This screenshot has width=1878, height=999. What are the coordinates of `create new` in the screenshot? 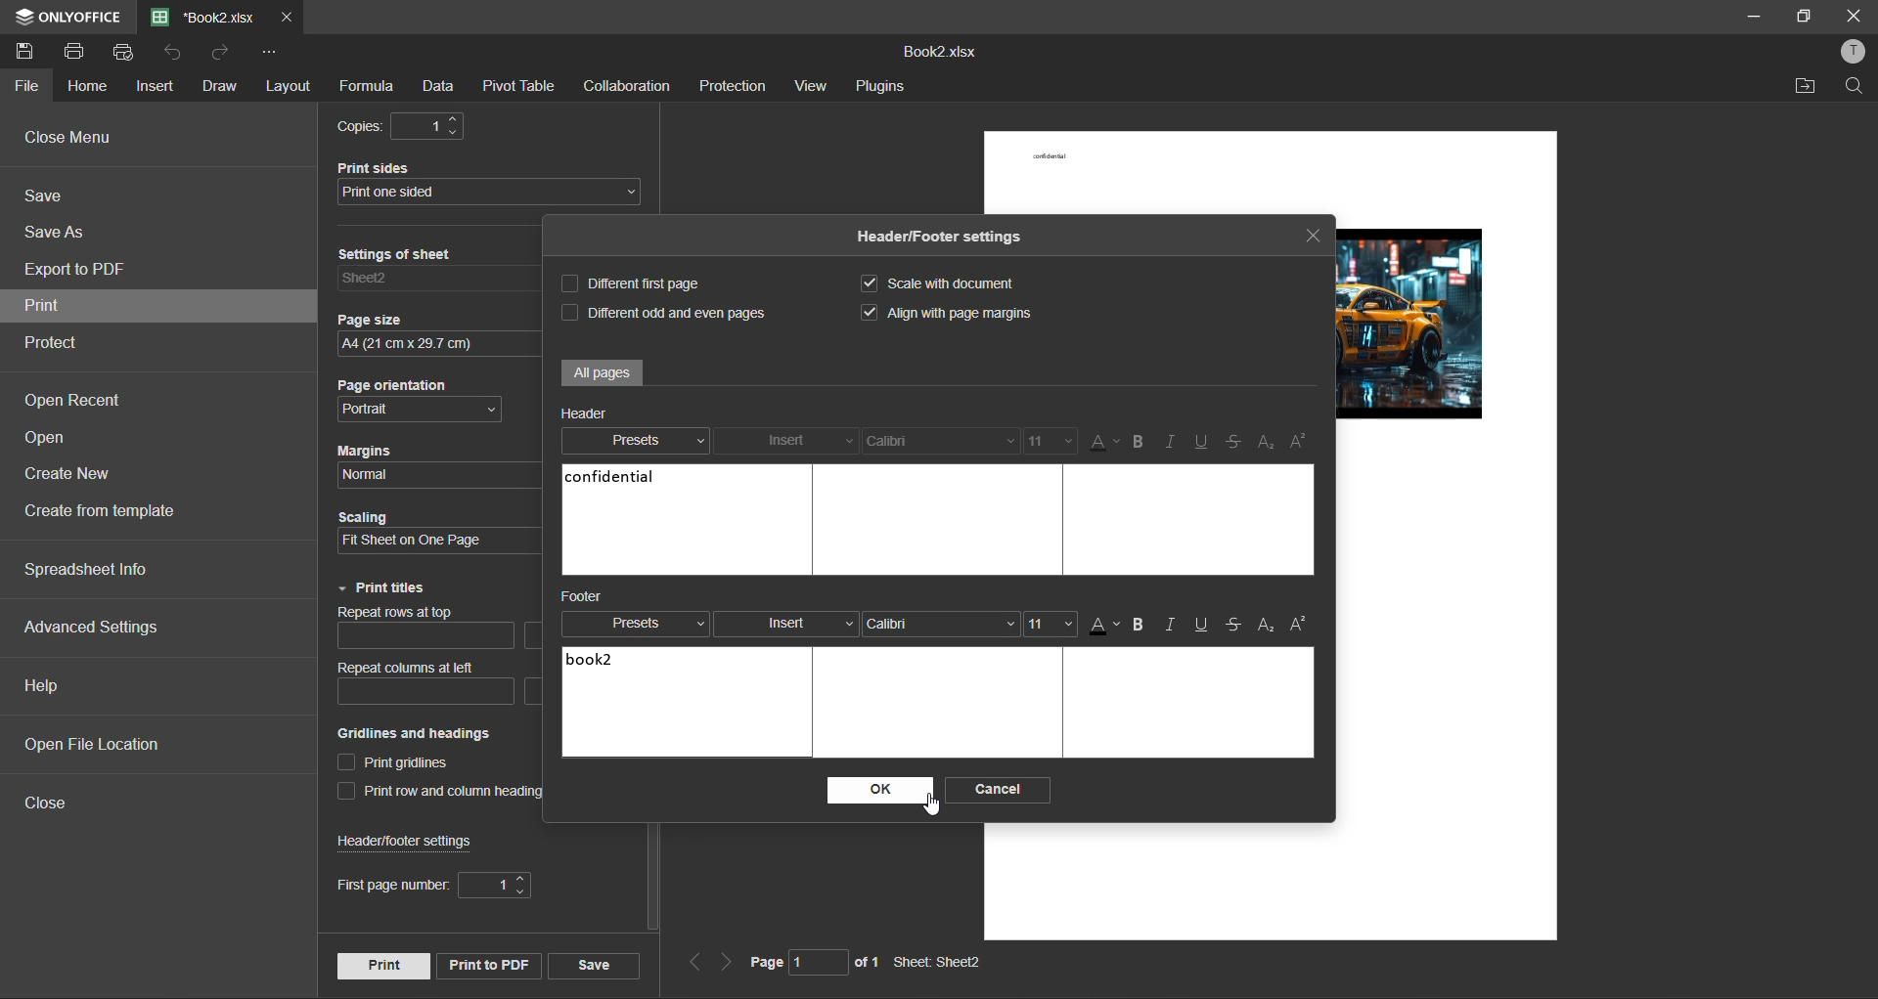 It's located at (75, 474).